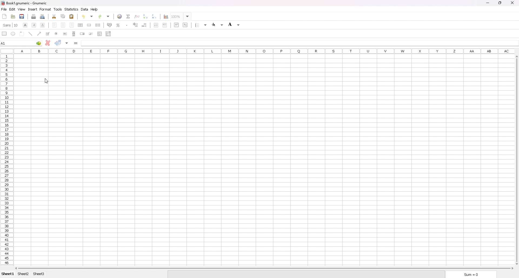 The width and height of the screenshot is (519, 278). What do you see at coordinates (136, 24) in the screenshot?
I see `increase decimals` at bounding box center [136, 24].